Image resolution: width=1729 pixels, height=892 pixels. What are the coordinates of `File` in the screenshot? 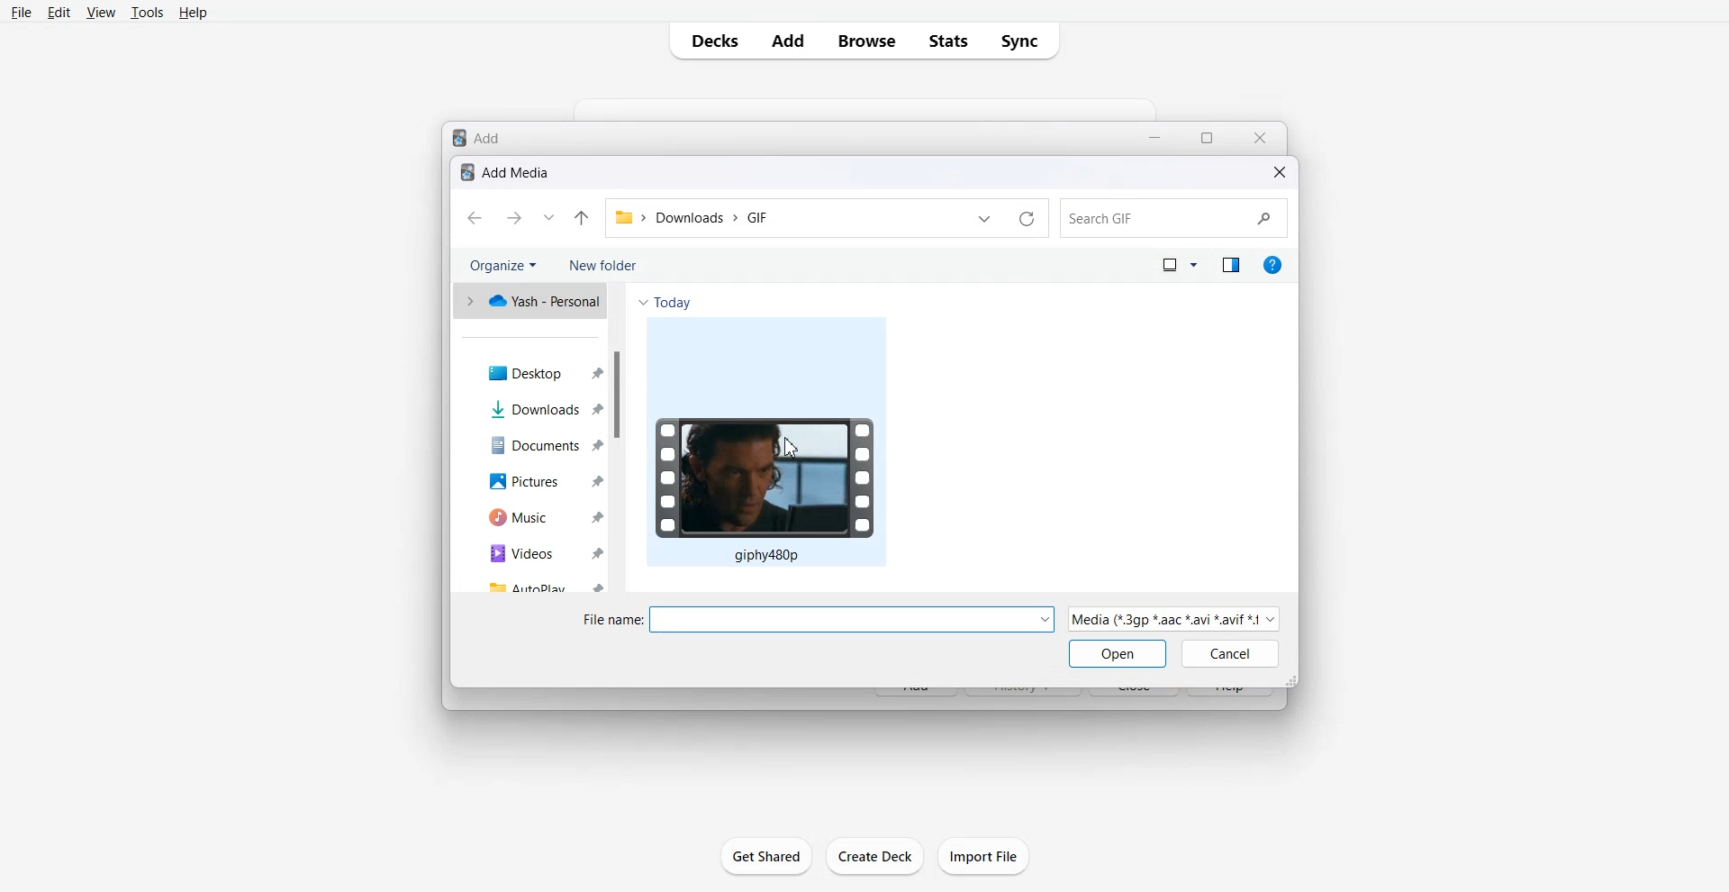 It's located at (22, 13).